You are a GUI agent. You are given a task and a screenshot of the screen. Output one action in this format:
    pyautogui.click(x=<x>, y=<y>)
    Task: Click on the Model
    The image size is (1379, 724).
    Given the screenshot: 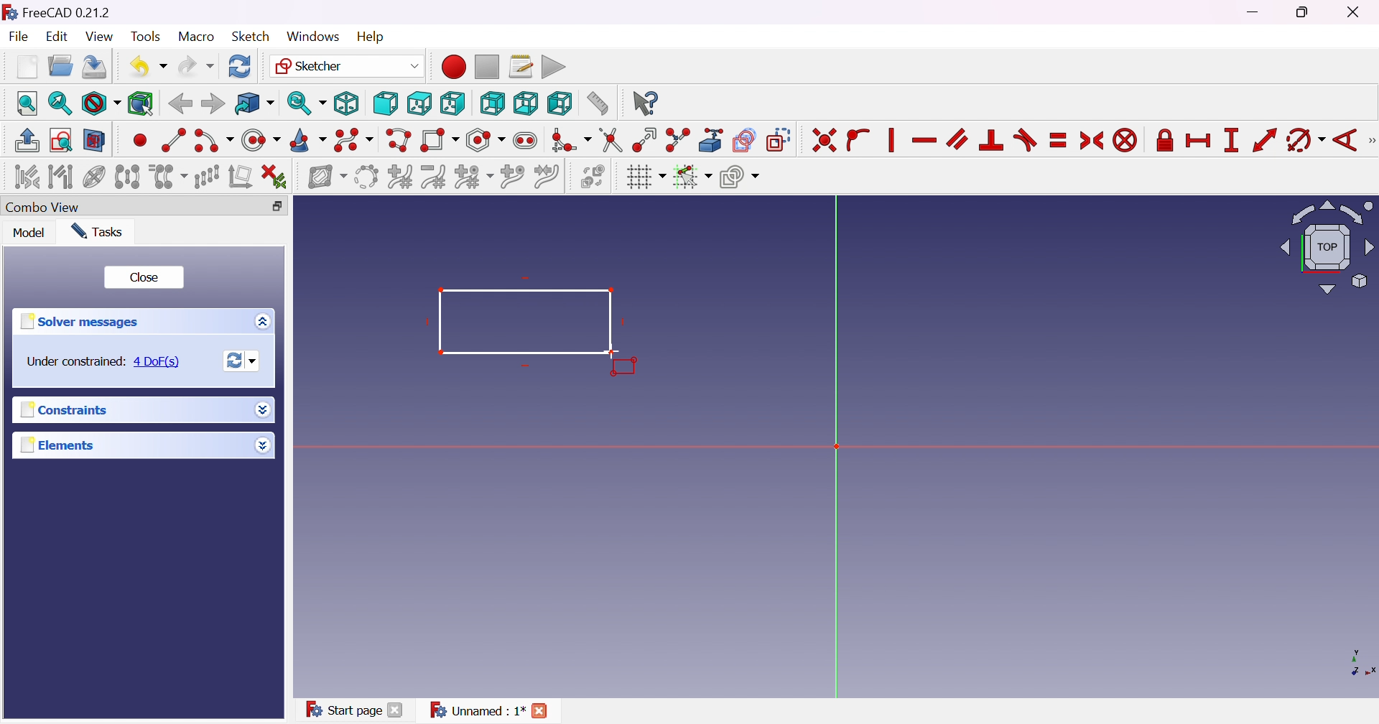 What is the action you would take?
    pyautogui.click(x=30, y=233)
    